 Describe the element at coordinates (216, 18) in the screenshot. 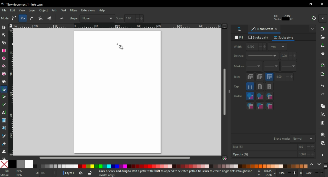

I see `lock` at that location.